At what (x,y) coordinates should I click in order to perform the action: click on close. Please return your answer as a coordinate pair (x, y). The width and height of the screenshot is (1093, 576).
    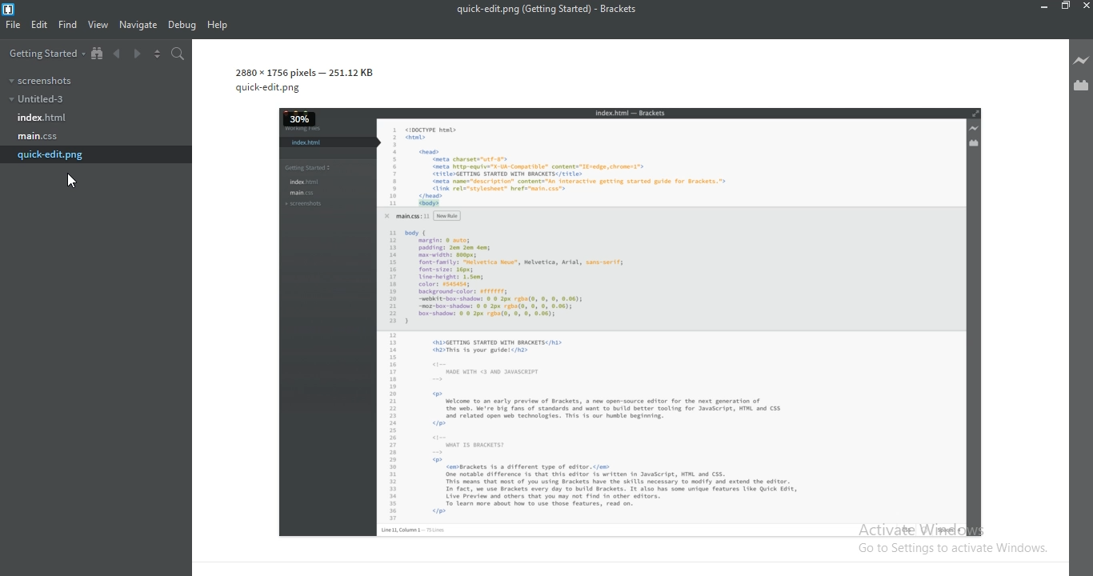
    Looking at the image, I should click on (1086, 6).